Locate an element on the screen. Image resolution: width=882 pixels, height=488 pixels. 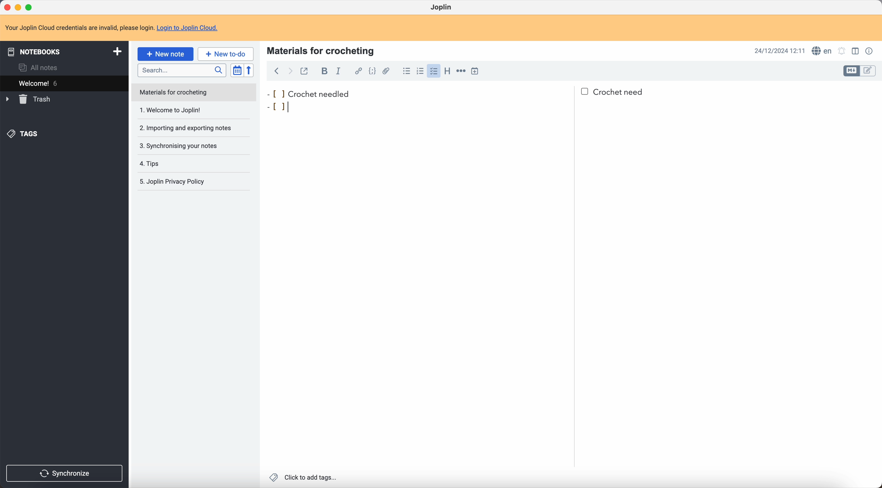
click on checklist is located at coordinates (432, 71).